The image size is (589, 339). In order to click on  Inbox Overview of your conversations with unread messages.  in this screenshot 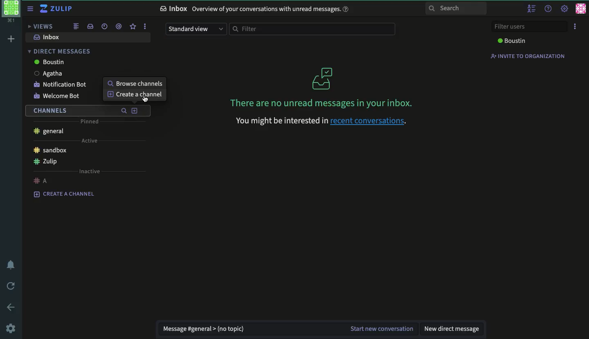, I will do `click(254, 10)`.